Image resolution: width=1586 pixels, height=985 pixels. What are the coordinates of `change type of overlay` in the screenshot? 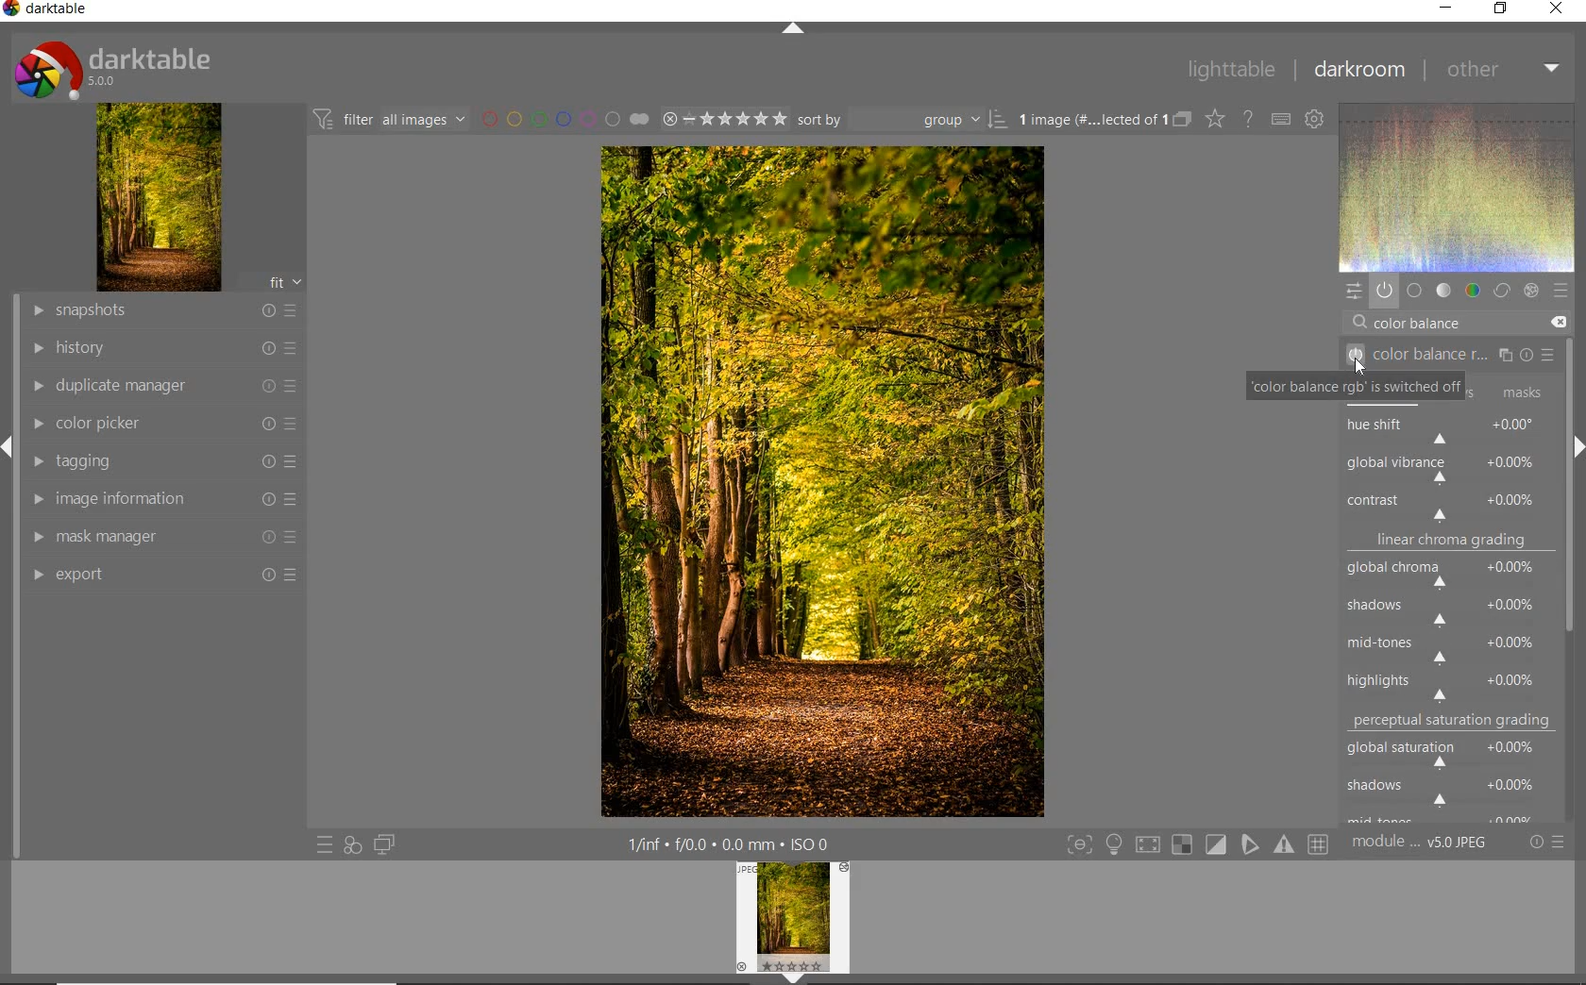 It's located at (1214, 121).